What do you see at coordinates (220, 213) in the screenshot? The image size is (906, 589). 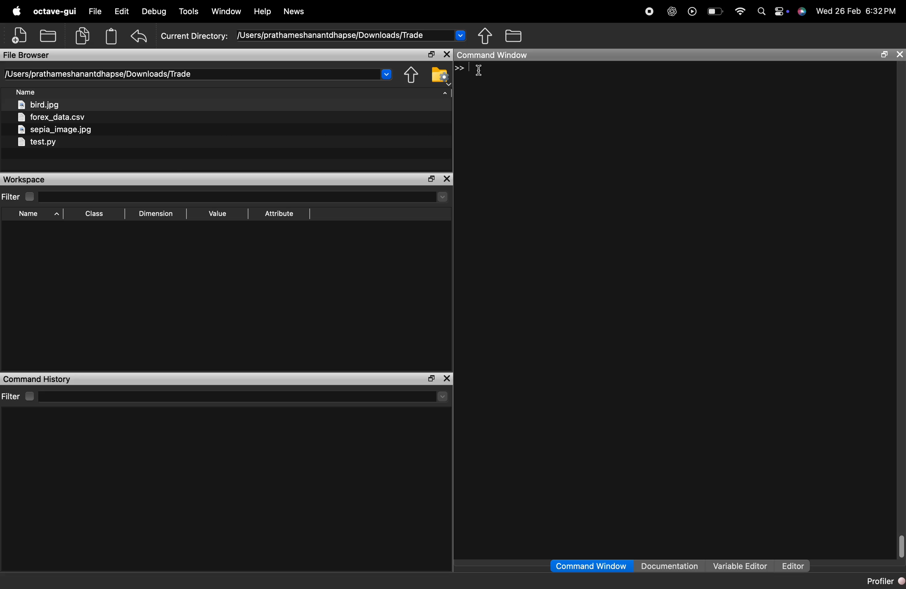 I see `value` at bounding box center [220, 213].